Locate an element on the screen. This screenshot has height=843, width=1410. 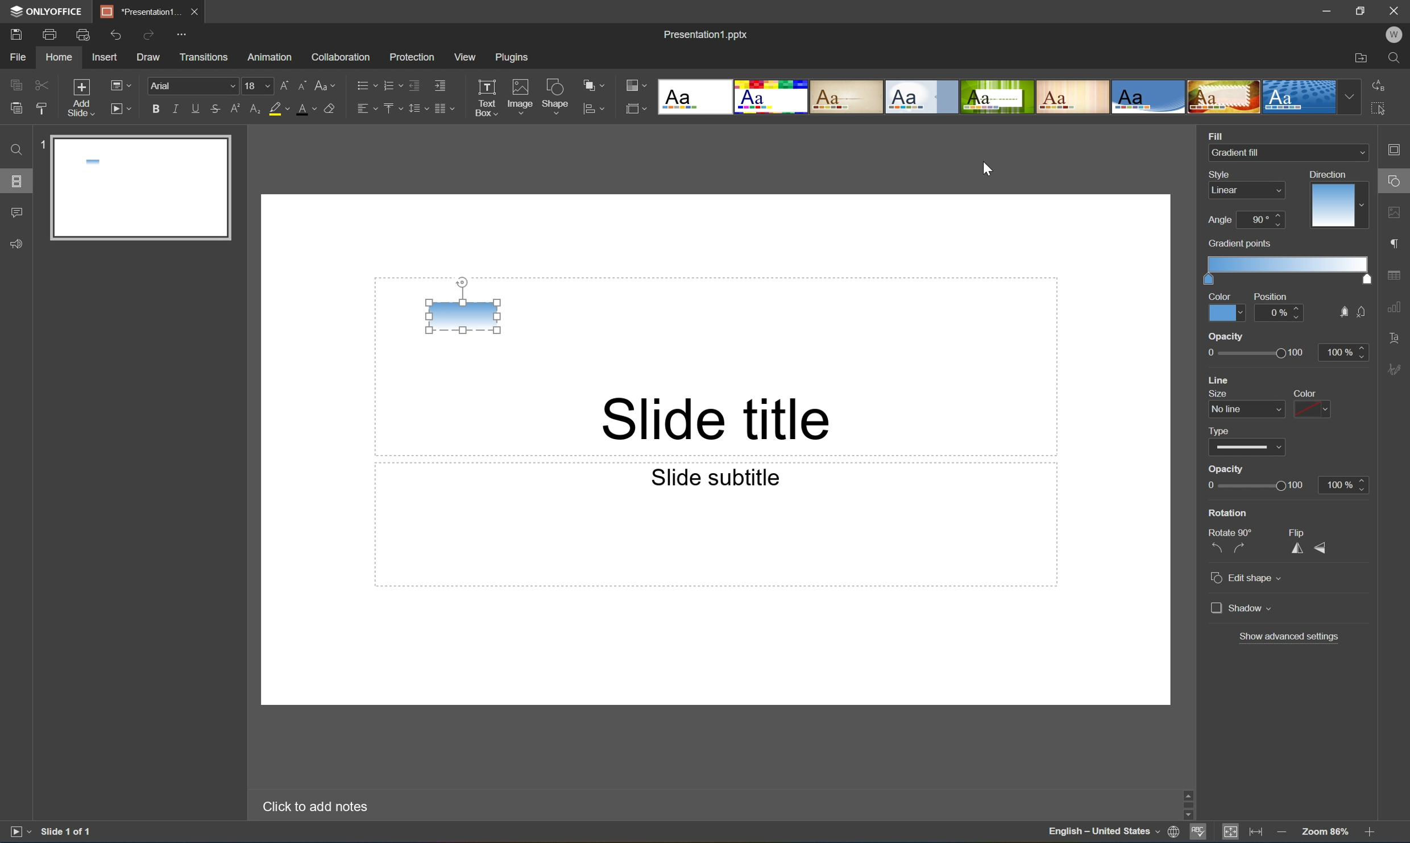
W is located at coordinates (1396, 35).